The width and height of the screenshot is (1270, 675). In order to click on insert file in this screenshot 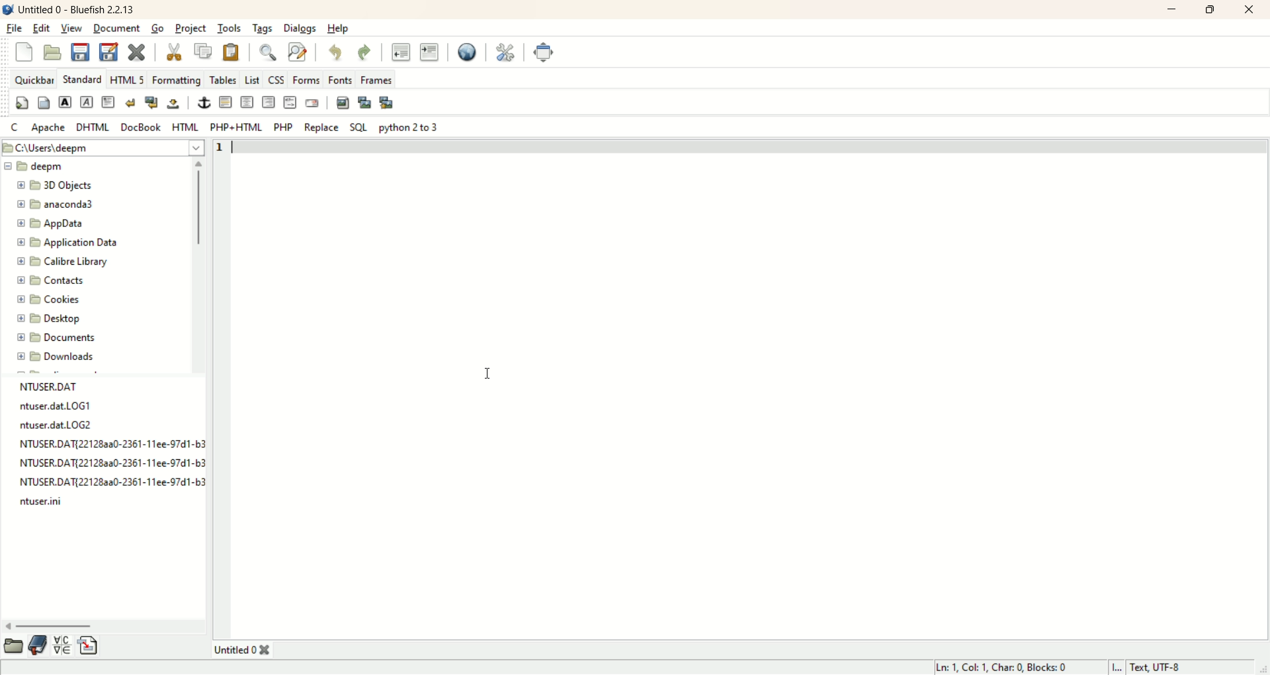, I will do `click(89, 646)`.